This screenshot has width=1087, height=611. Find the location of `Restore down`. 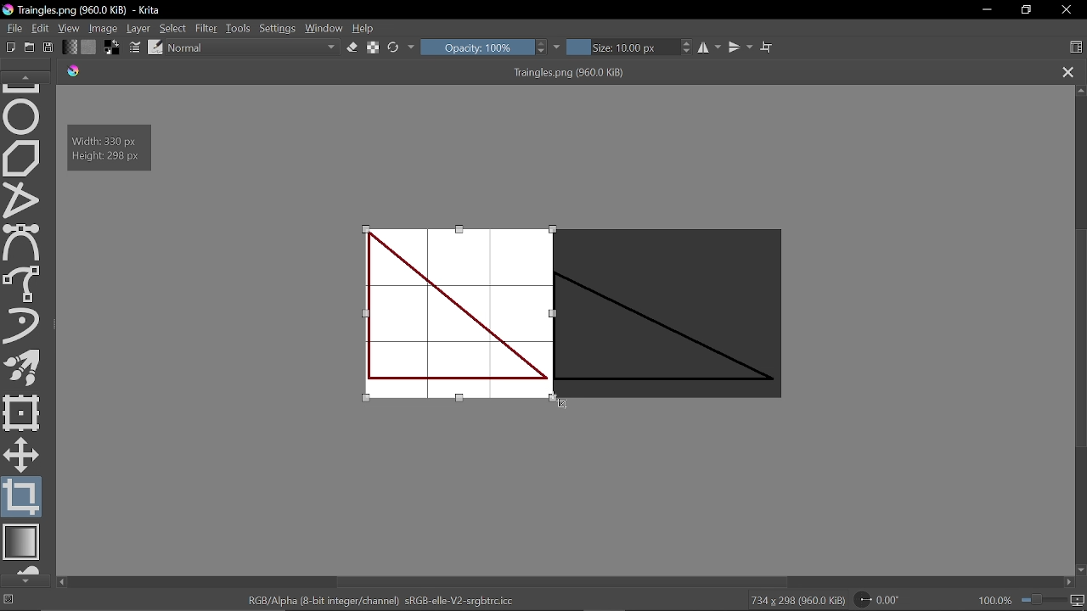

Restore down is located at coordinates (1027, 10).